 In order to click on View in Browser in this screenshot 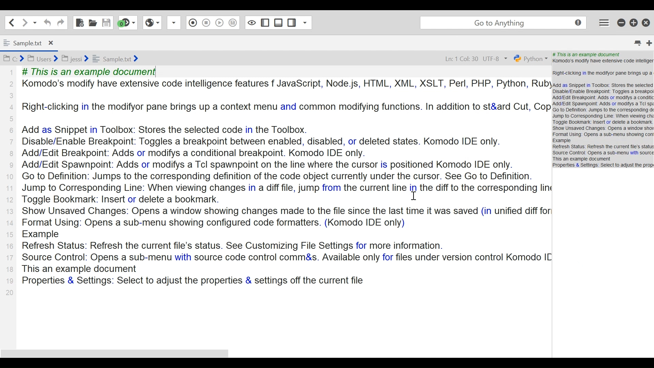, I will do `click(152, 22)`.